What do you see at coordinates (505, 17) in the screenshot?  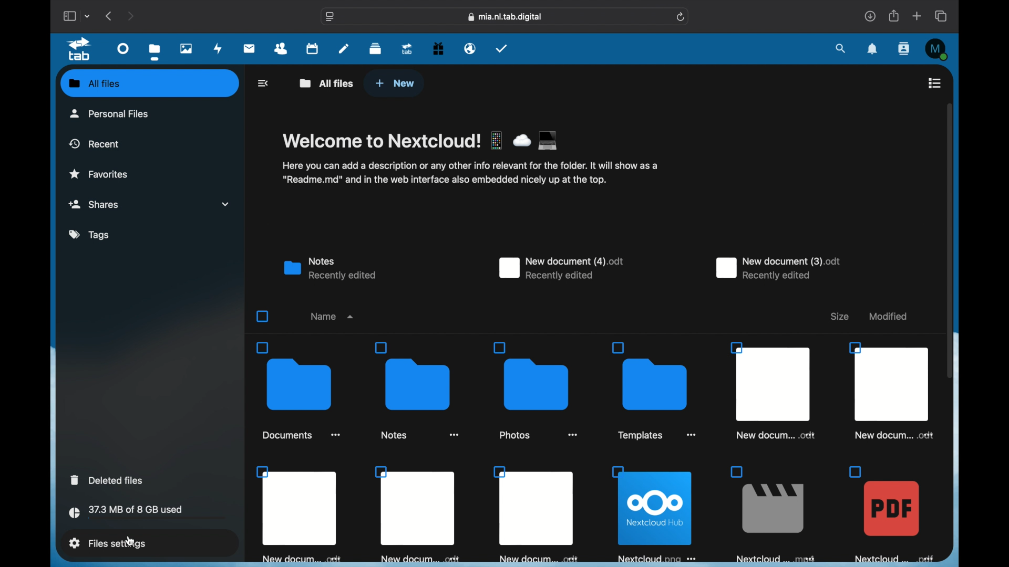 I see `web address` at bounding box center [505, 17].